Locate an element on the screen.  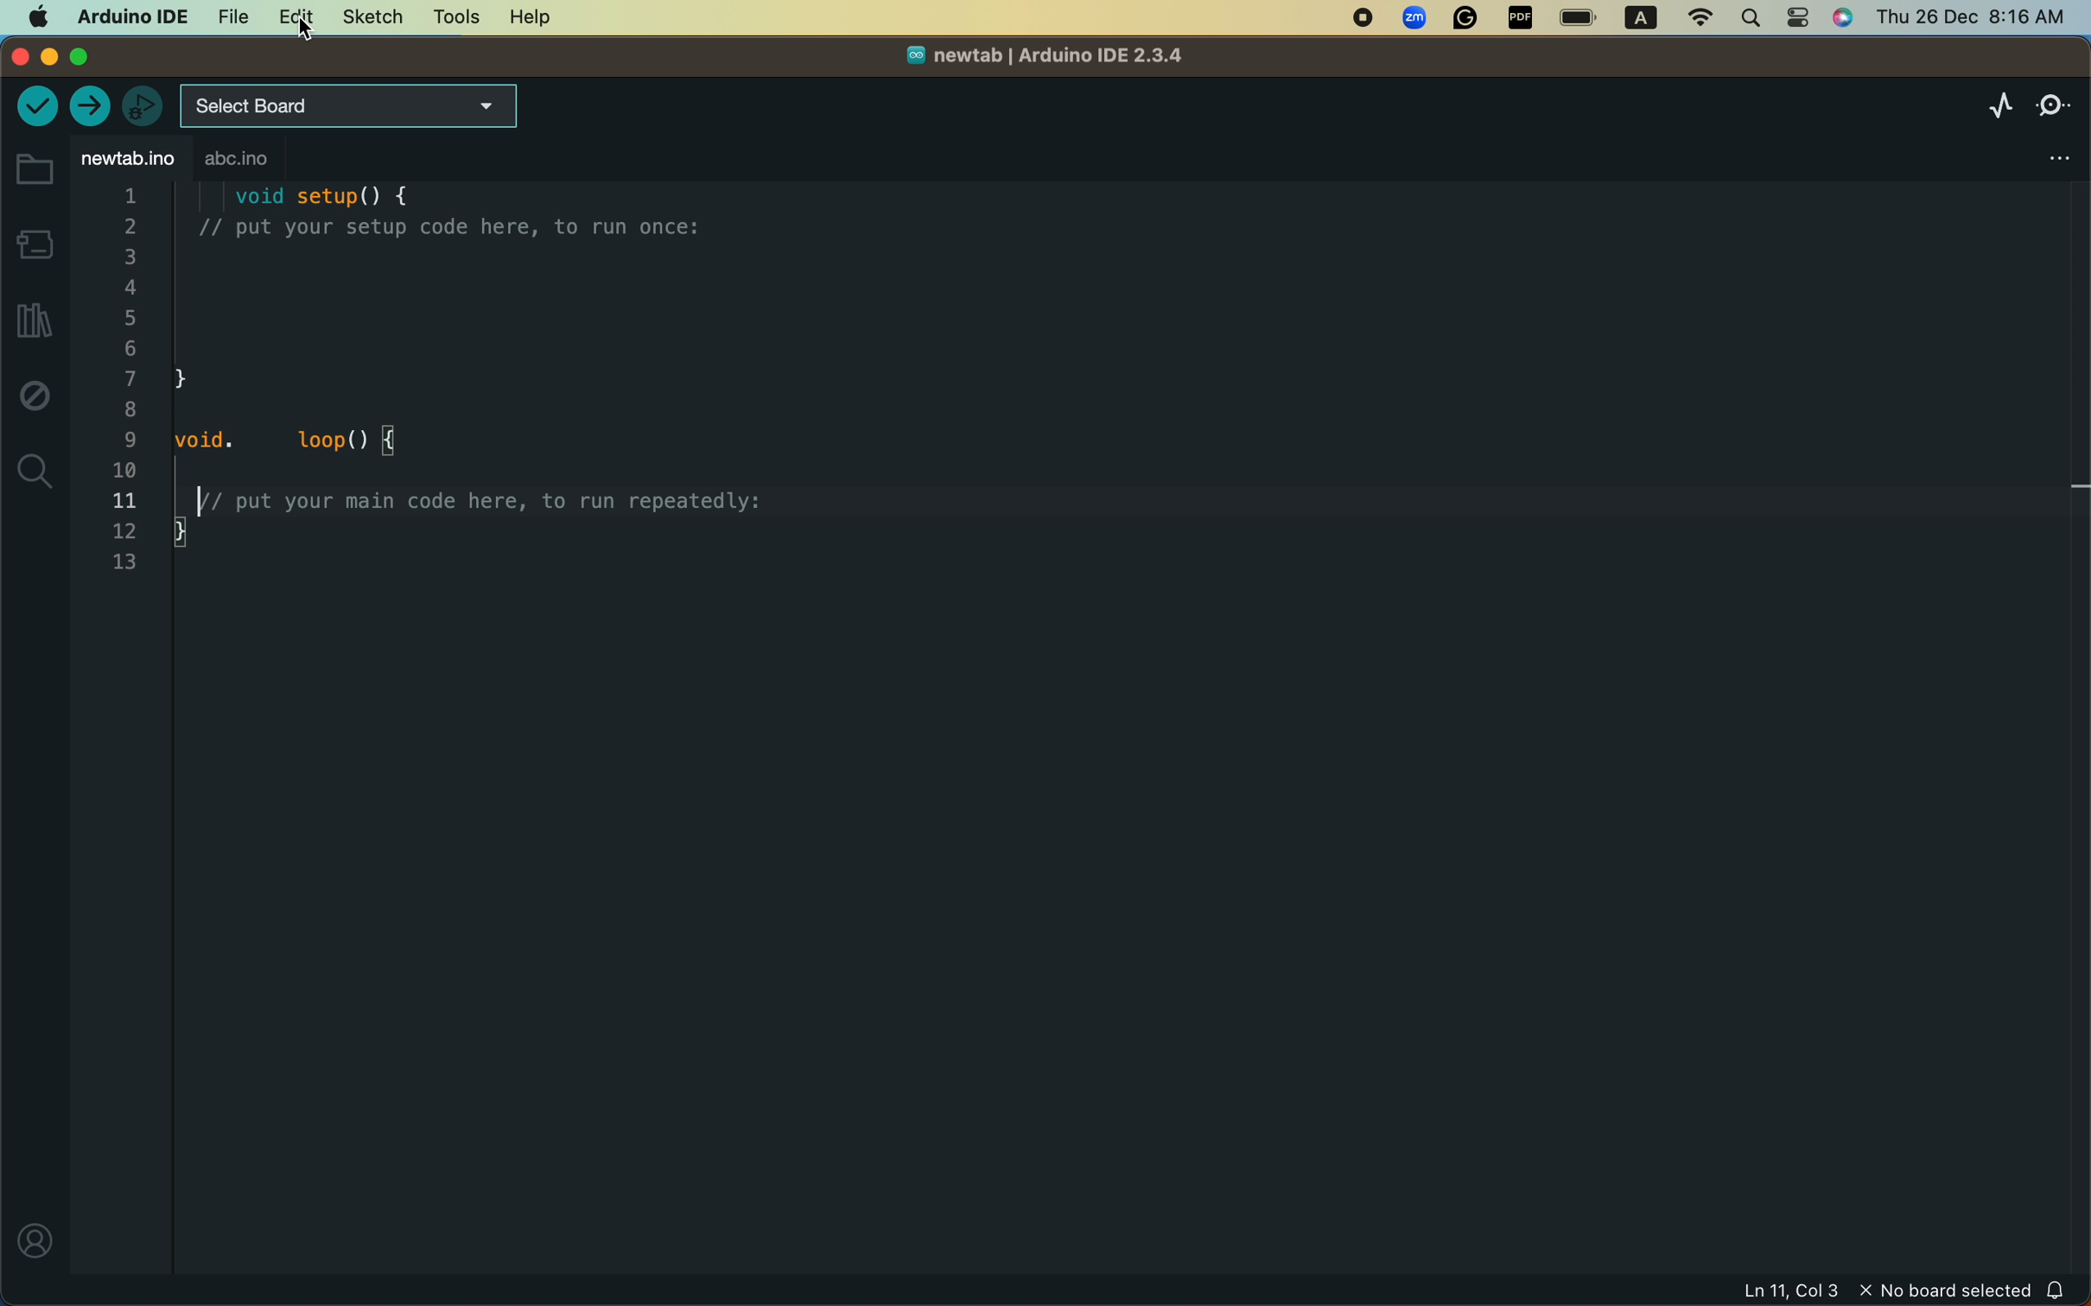
main setting is located at coordinates (35, 16).